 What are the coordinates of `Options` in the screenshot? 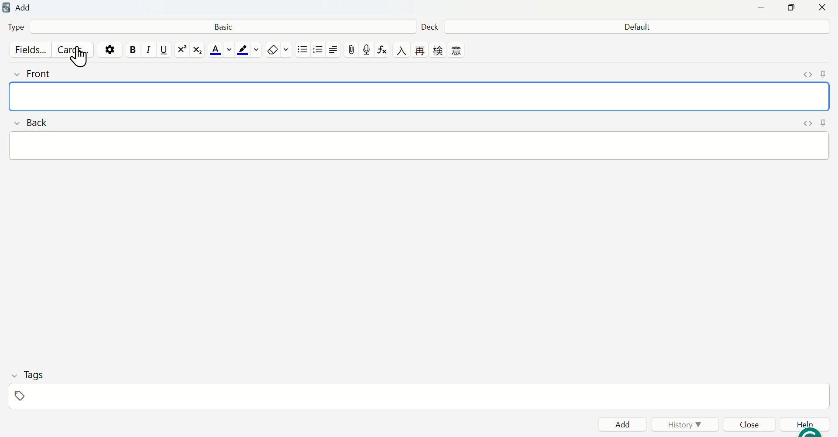 It's located at (109, 50).